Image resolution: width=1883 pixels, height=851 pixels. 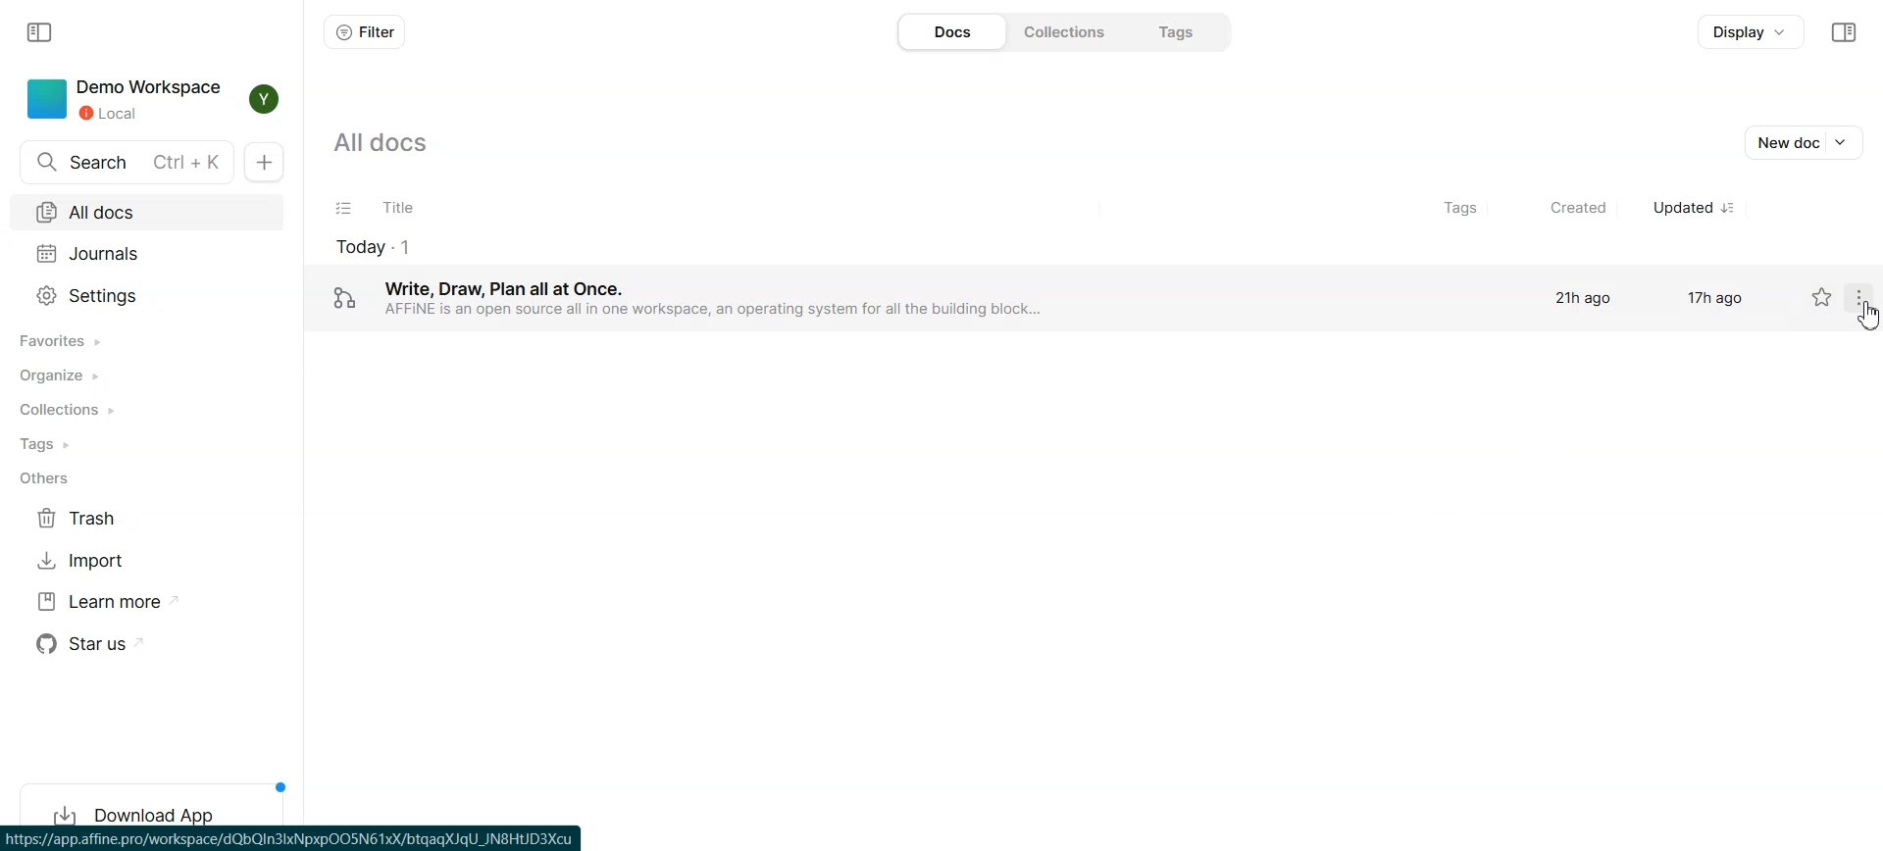 I want to click on Created, so click(x=1569, y=208).